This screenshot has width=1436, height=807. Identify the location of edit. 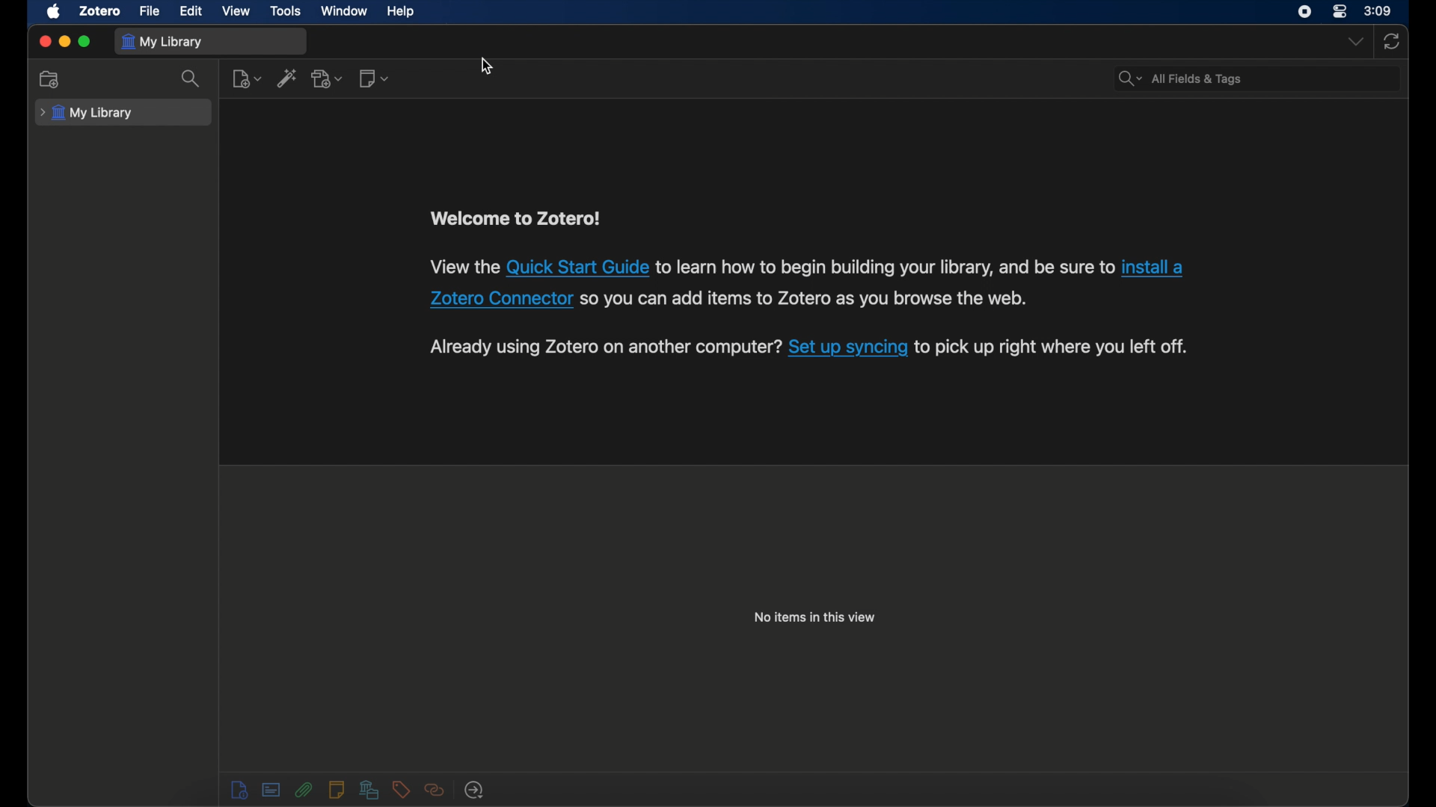
(190, 11).